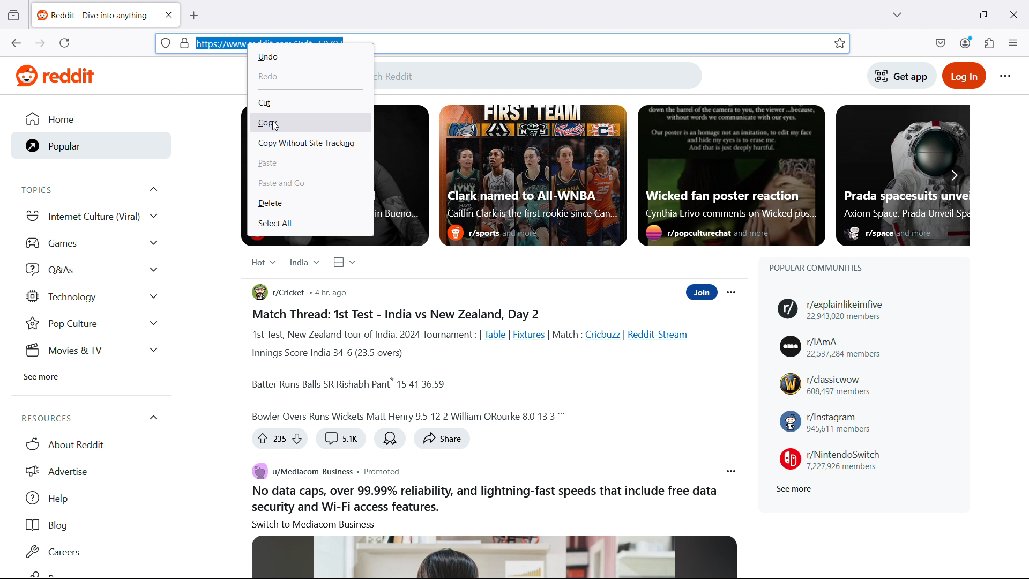 The height and width of the screenshot is (579, 1029). Describe the element at coordinates (990, 42) in the screenshot. I see `extensions` at that location.